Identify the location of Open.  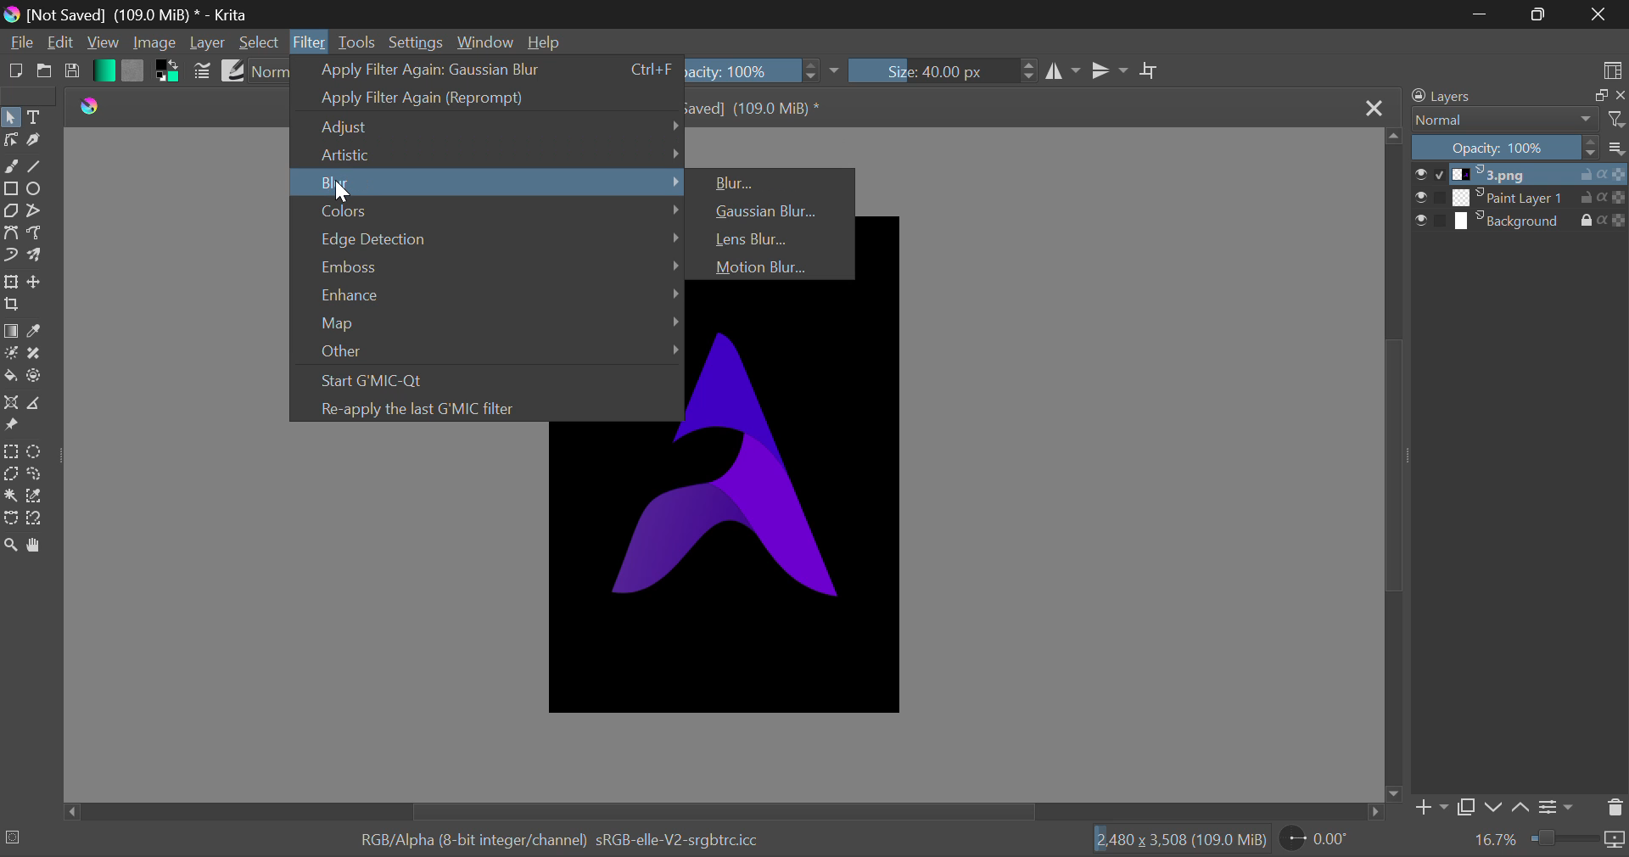
(42, 73).